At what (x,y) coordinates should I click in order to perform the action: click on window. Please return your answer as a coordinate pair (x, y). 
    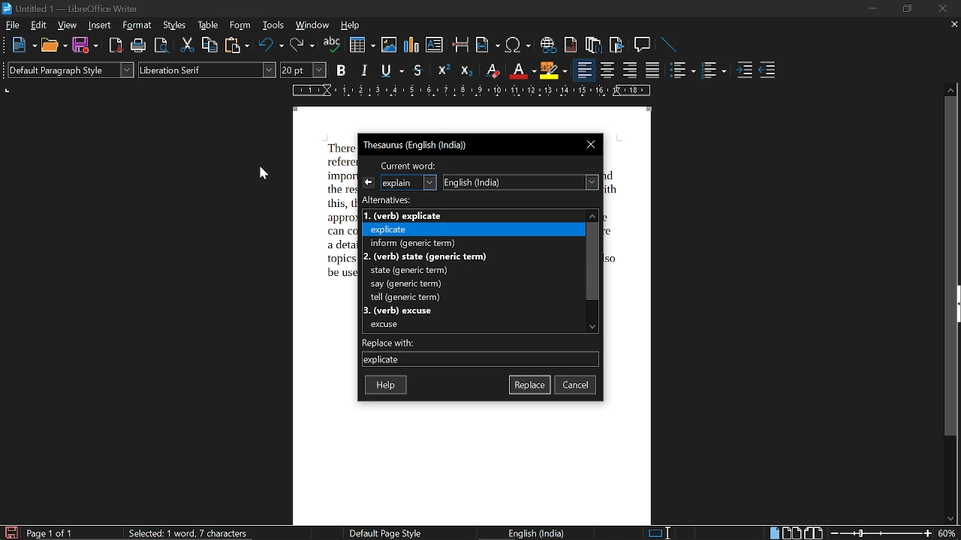
    Looking at the image, I should click on (312, 26).